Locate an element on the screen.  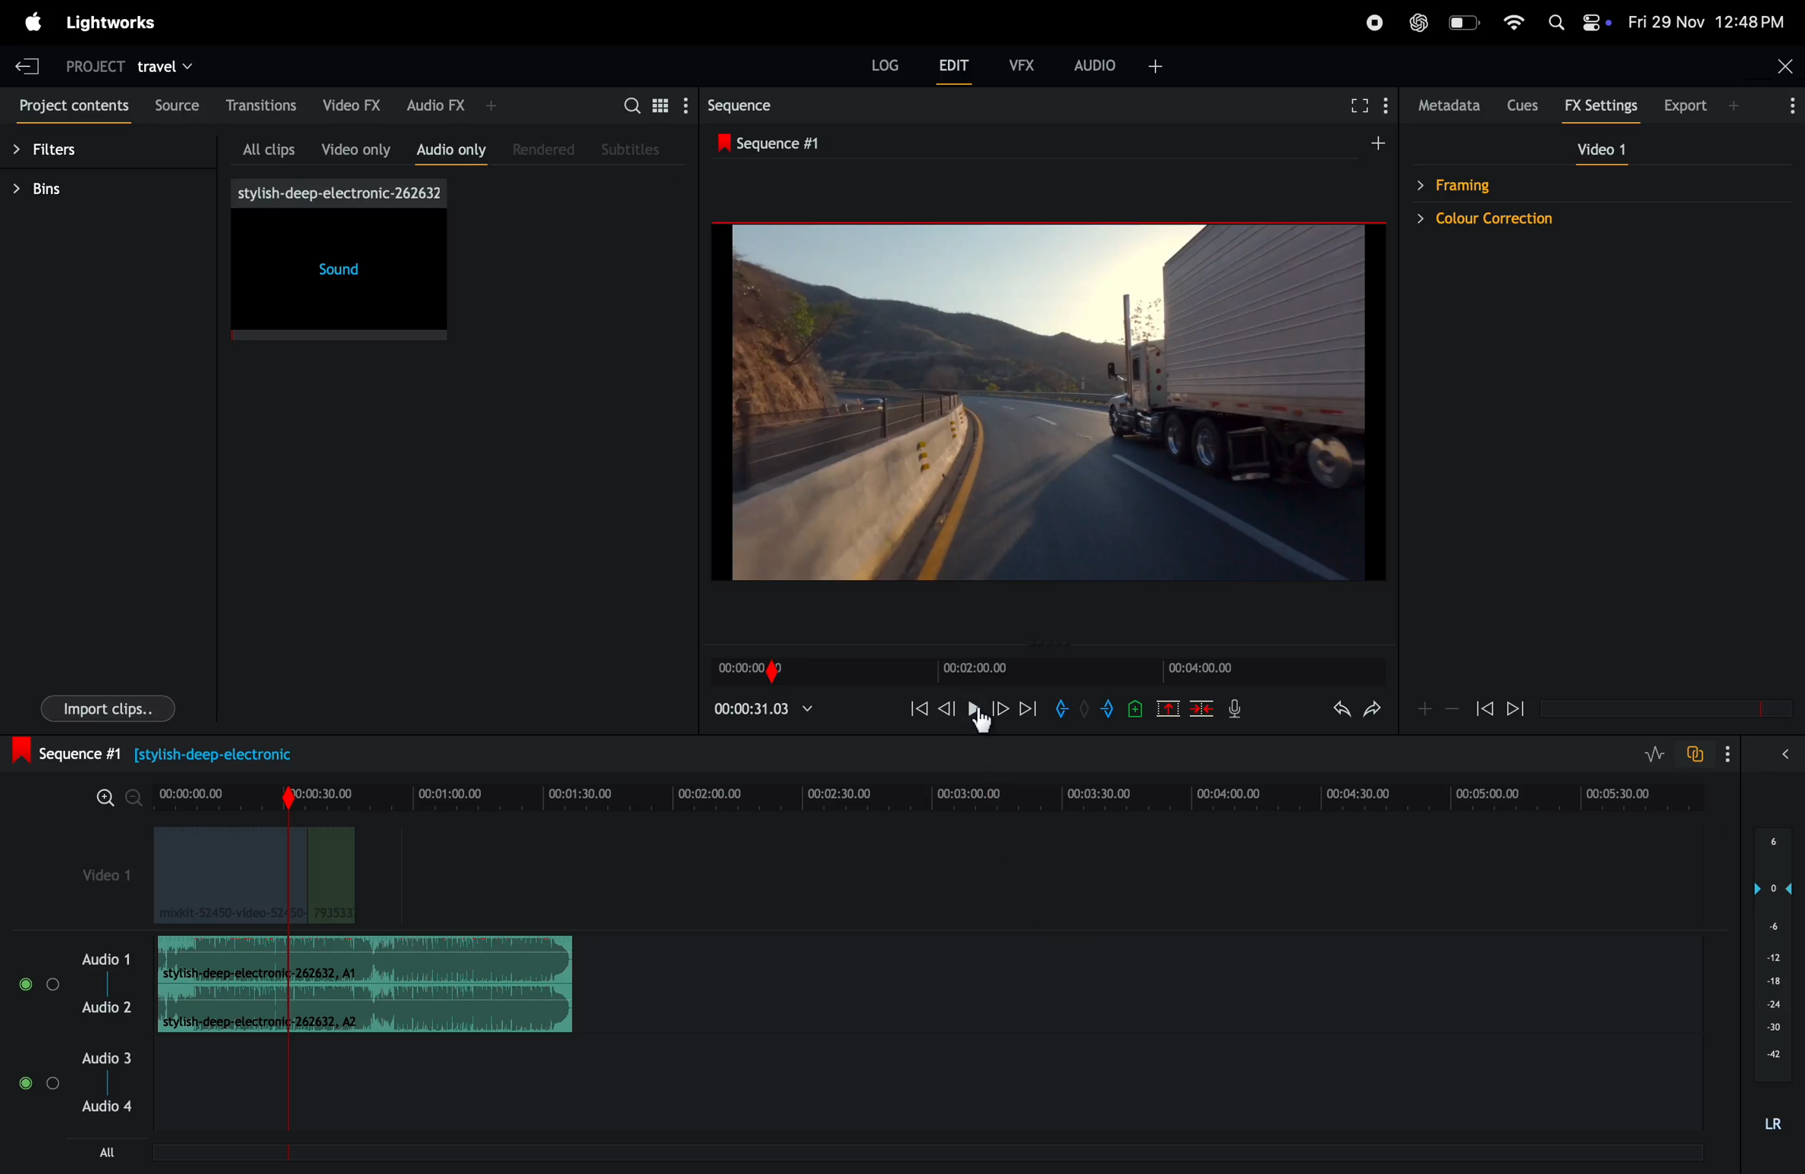
Mouse Cursor is located at coordinates (982, 727).